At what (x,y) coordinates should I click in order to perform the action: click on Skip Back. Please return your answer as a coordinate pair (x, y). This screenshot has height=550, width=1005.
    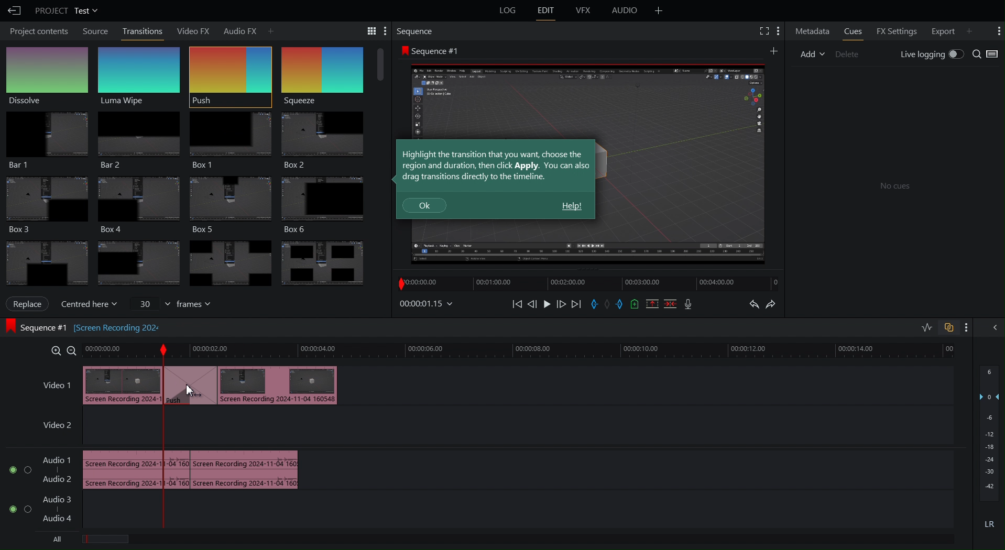
    Looking at the image, I should click on (517, 304).